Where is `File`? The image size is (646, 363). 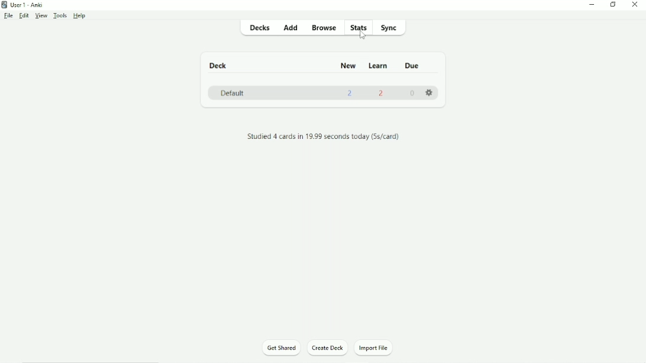 File is located at coordinates (8, 16).